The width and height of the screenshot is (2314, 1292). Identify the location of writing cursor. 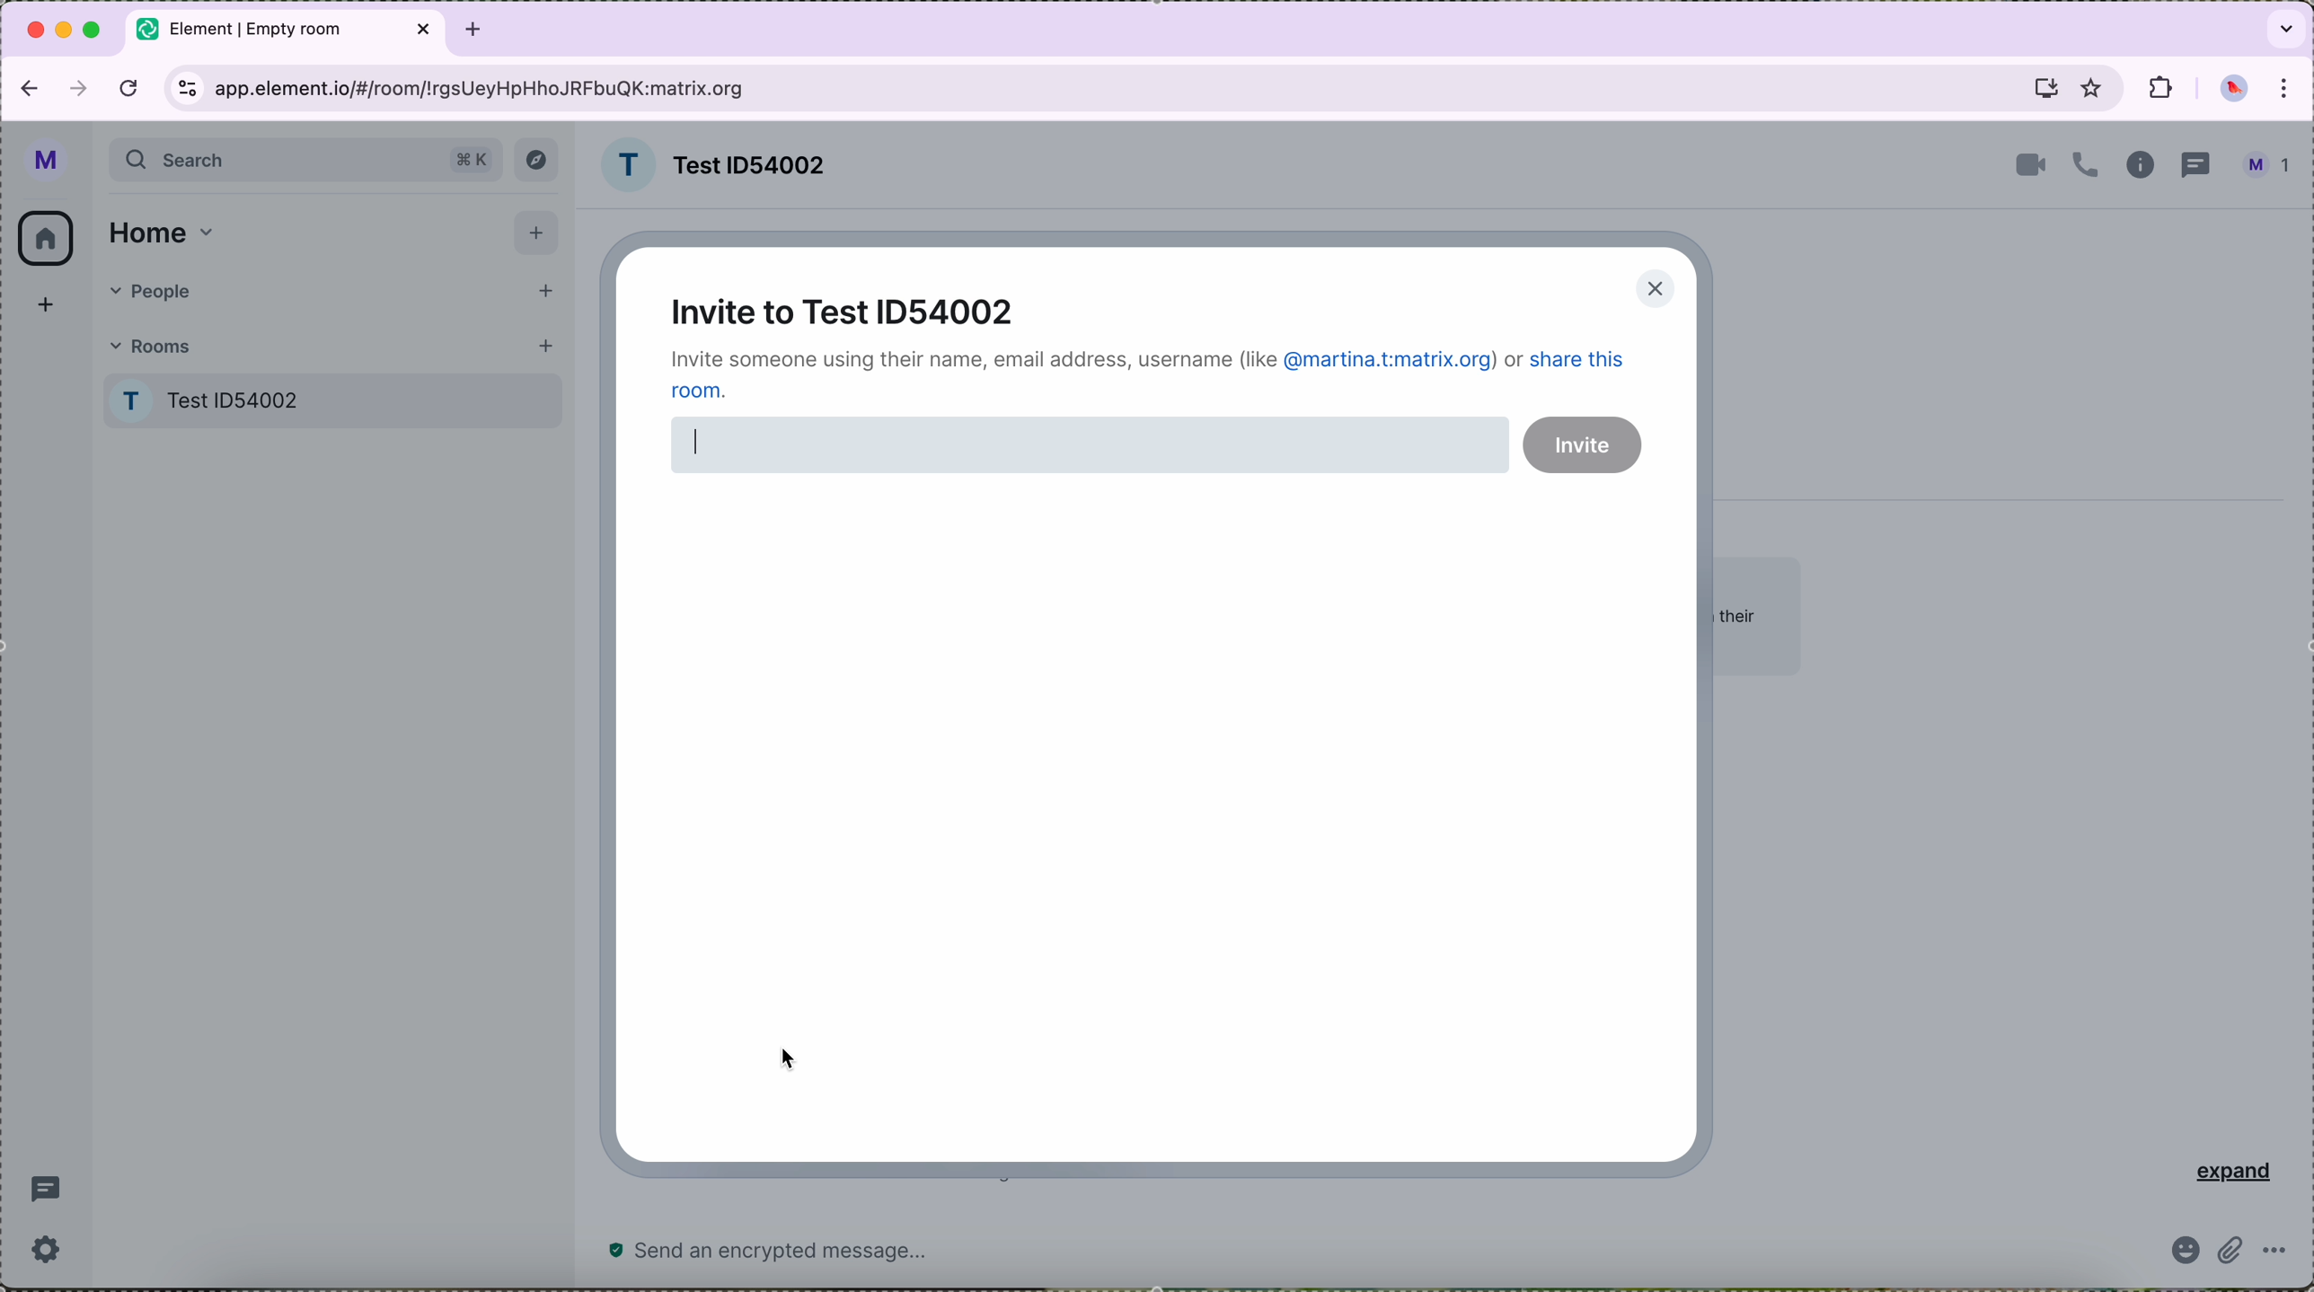
(692, 446).